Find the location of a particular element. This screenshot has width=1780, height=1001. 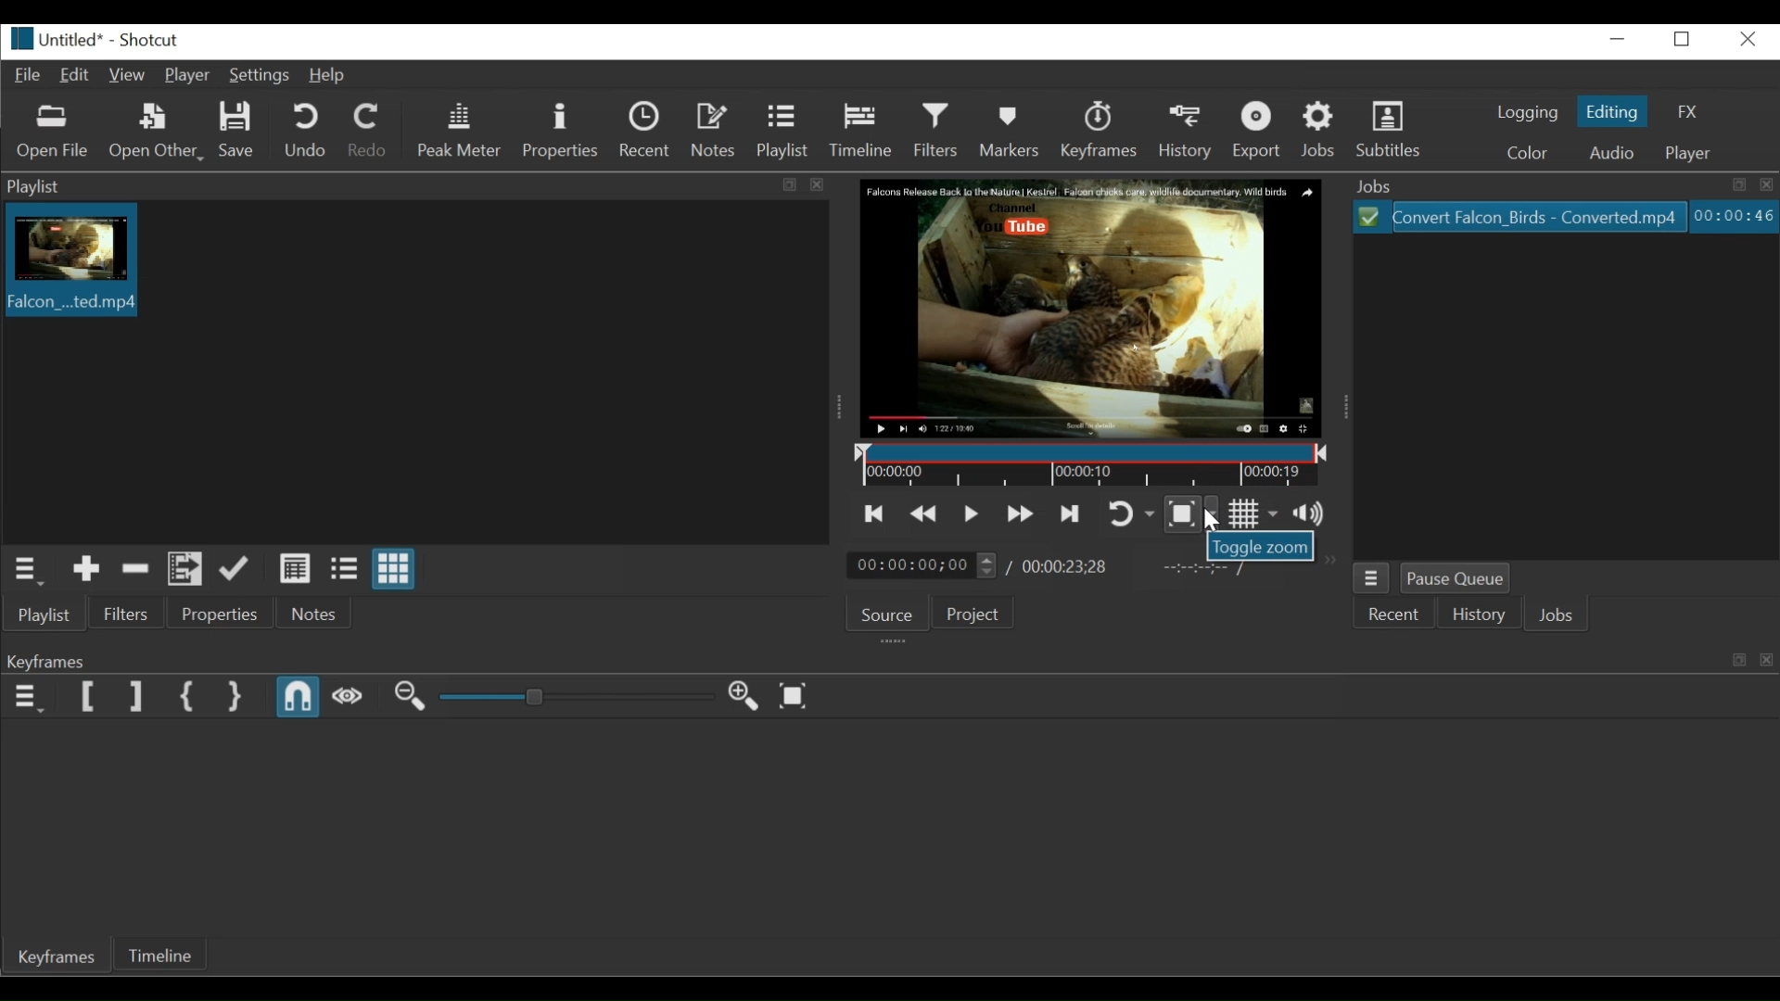

Update is located at coordinates (231, 569).